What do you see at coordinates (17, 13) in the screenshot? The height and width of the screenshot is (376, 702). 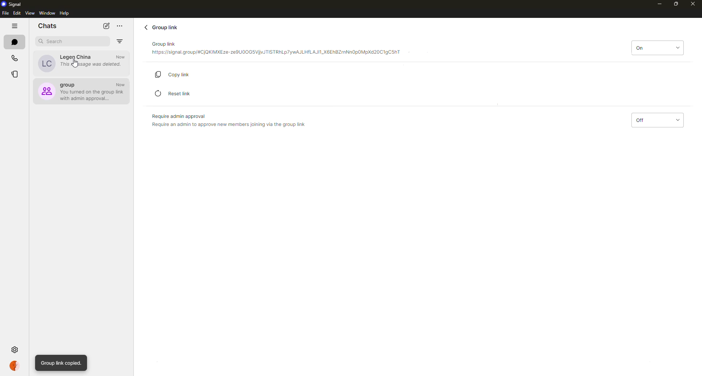 I see `edit` at bounding box center [17, 13].